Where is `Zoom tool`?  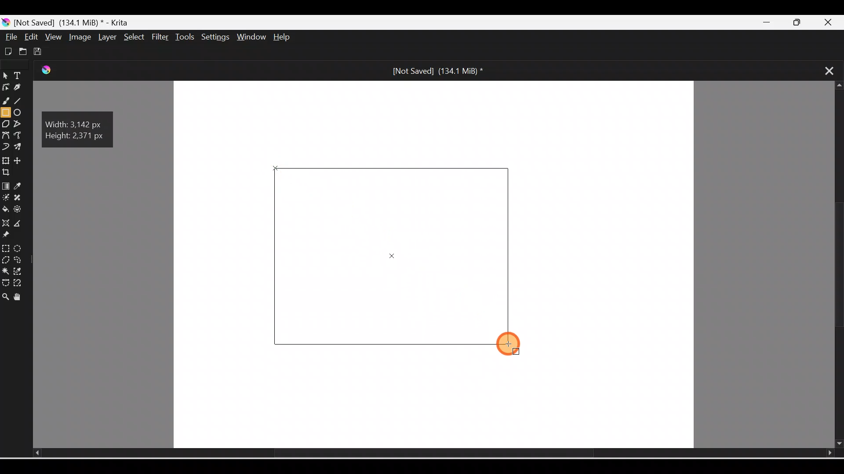
Zoom tool is located at coordinates (5, 294).